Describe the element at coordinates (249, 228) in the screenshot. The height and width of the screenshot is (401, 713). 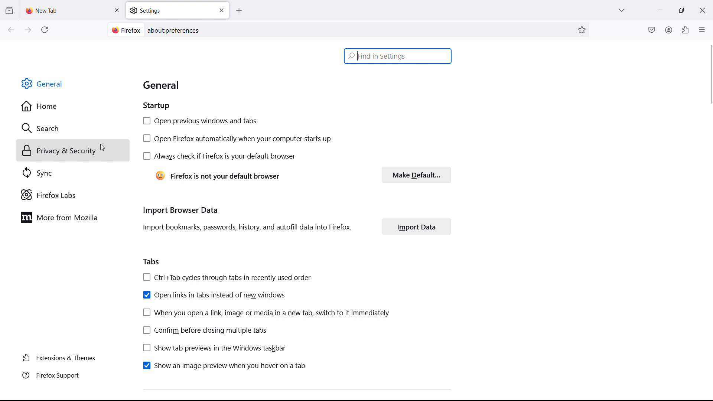
I see `Import bookmarks, passwords, history, and autofill data into Firefox.` at that location.